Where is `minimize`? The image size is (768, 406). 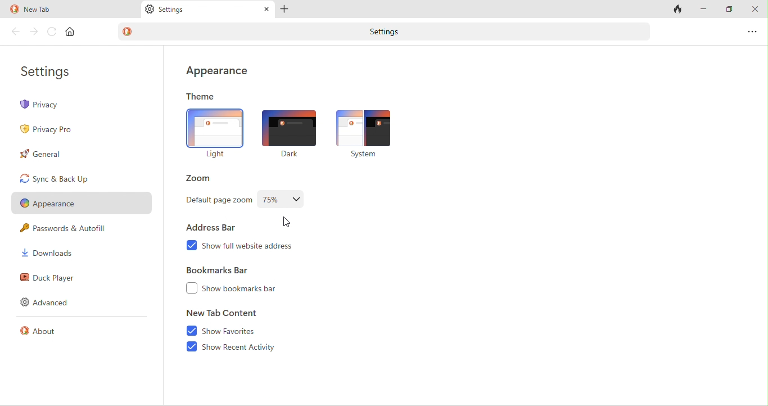
minimize is located at coordinates (704, 8).